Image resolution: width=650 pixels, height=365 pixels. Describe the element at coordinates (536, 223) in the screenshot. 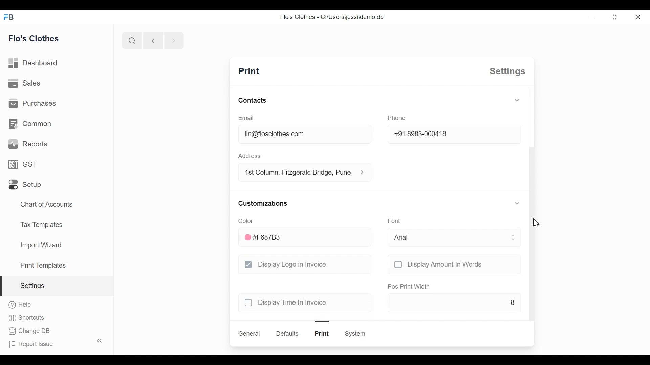

I see `cursor-drag to` at that location.